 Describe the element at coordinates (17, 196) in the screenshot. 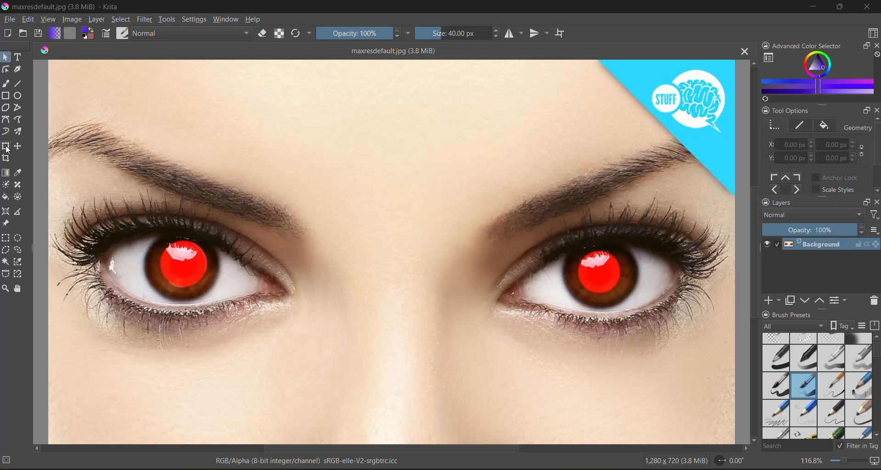

I see `tool` at that location.